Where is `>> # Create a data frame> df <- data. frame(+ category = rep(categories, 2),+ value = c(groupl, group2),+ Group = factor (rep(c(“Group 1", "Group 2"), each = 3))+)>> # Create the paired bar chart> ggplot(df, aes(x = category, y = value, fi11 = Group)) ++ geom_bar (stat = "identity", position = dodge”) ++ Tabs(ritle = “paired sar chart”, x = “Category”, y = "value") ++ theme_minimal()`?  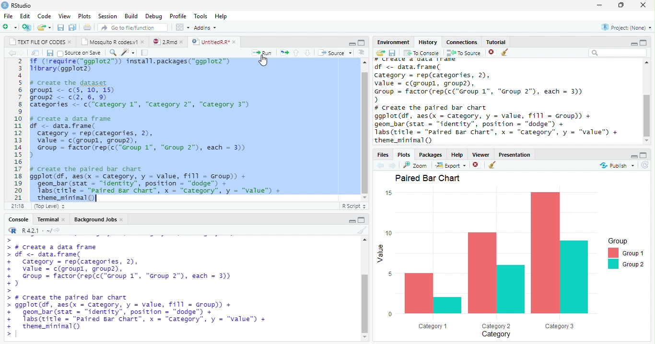
>> # Create a data frame> df <- data. frame(+ category = rep(categories, 2),+ value = c(groupl, group2),+ Group = factor (rep(c(“Group 1", "Group 2"), each = 3))+)>> # Create the paired bar chart> ggplot(df, aes(x = category, y = value, fi11 = Group)) ++ geom_bar (stat = "identity", position = dodge”) ++ Tabs(ritle = “paired sar chart”, x = “Category”, y = "value") ++ theme_minimal() is located at coordinates (136, 288).